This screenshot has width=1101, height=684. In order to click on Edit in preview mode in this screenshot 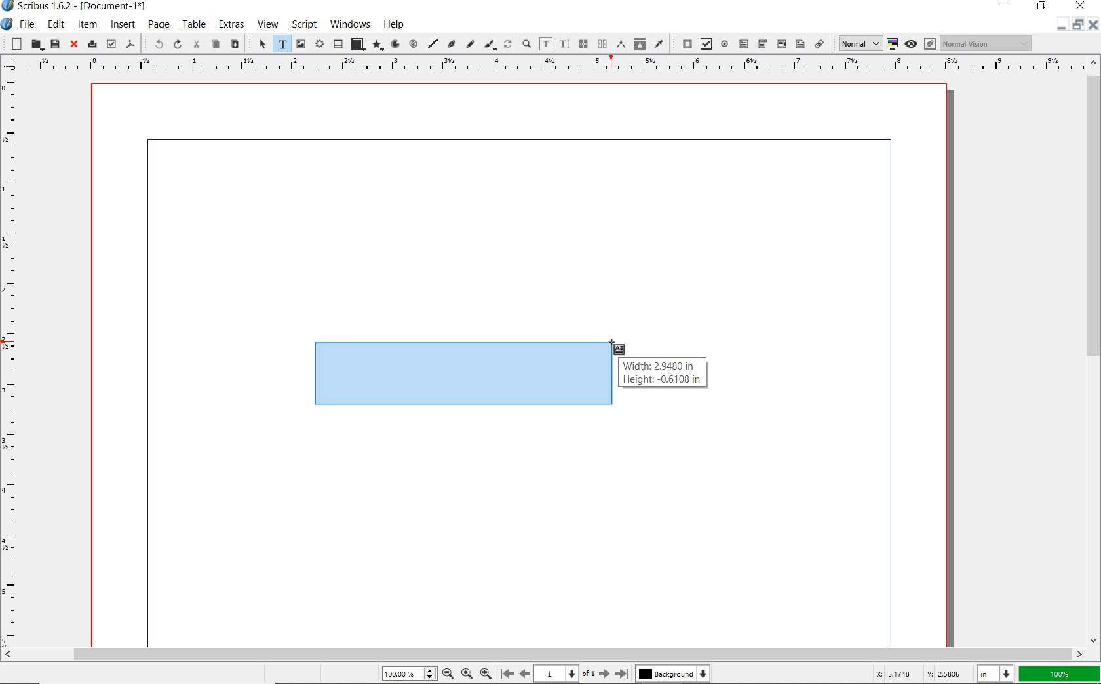, I will do `click(929, 45)`.